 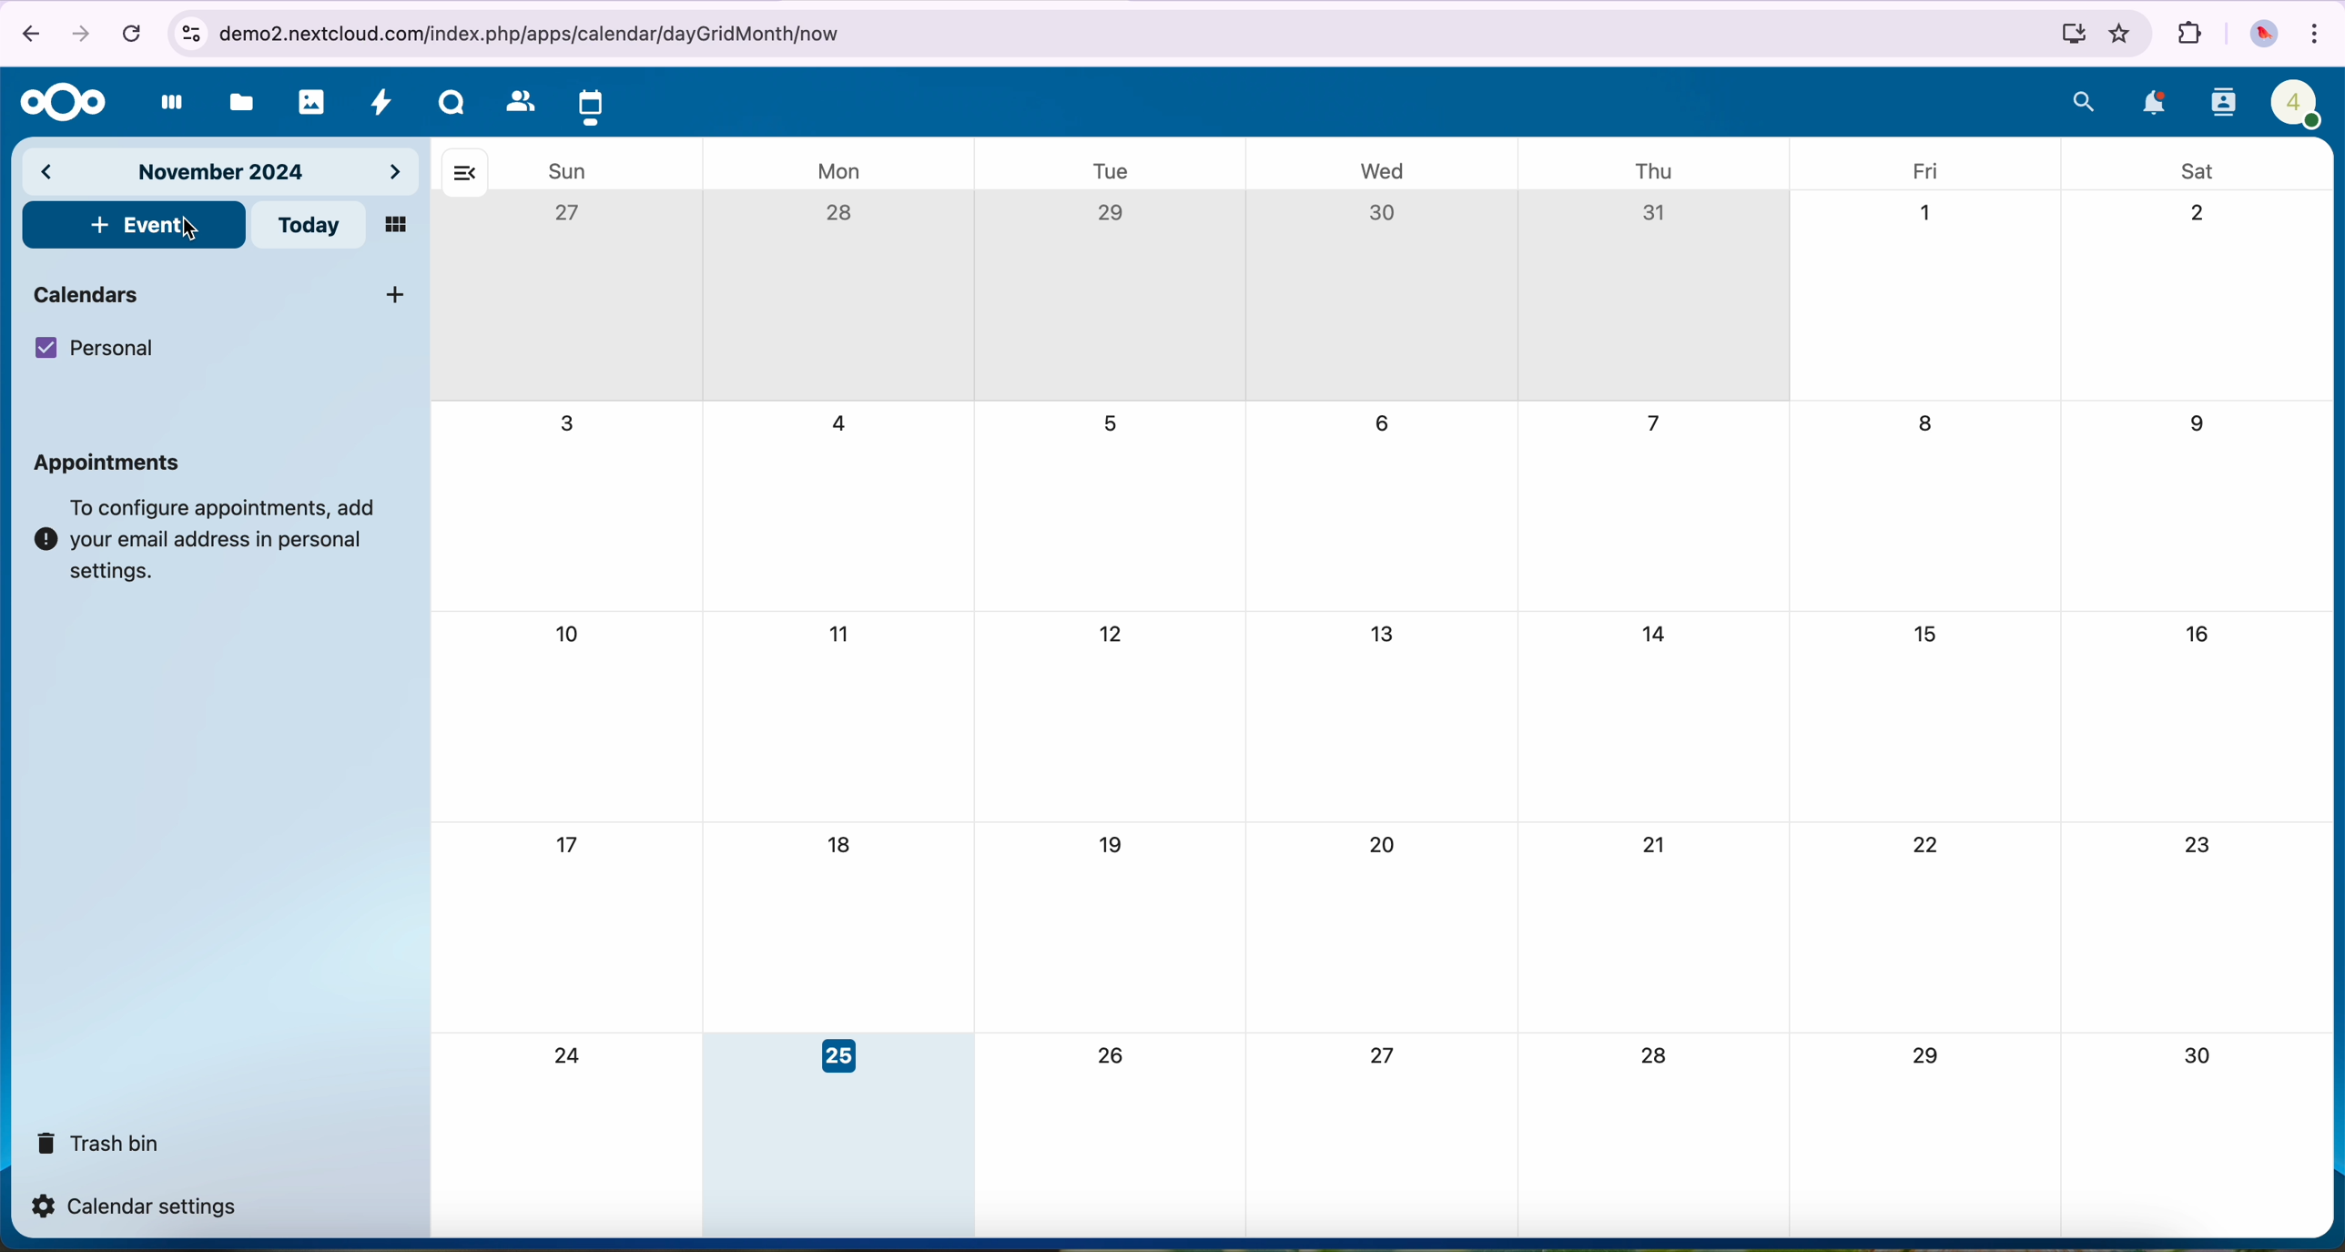 I want to click on contacts, so click(x=512, y=100).